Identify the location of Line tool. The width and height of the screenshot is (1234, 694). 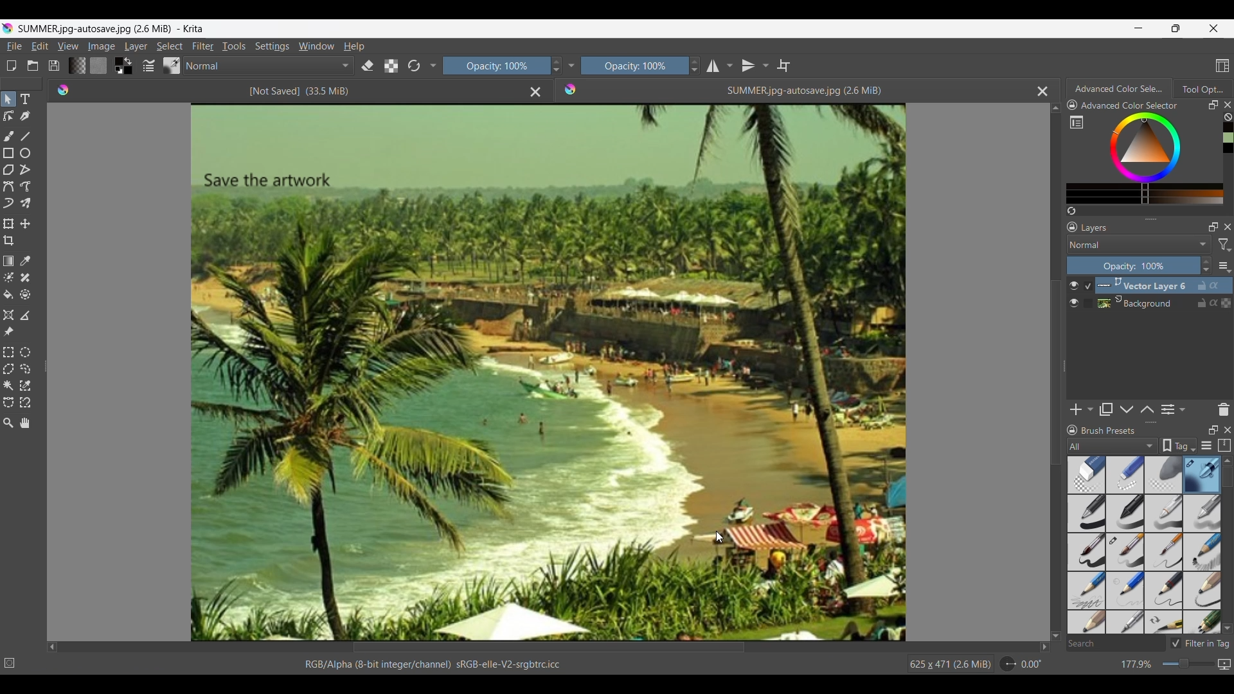
(25, 136).